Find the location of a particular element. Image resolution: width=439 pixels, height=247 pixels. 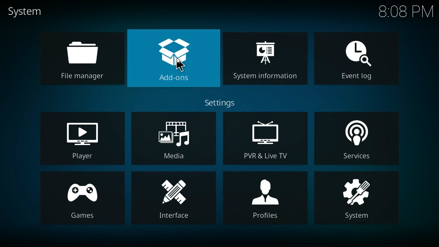

pvr & live tv is located at coordinates (266, 139).